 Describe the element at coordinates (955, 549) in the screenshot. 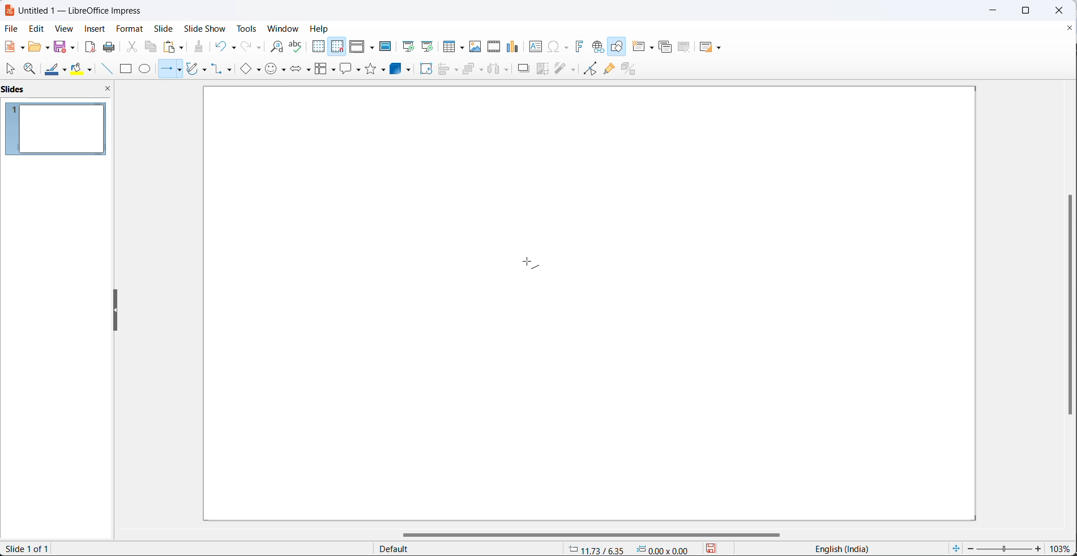

I see `fit slide to current window` at that location.